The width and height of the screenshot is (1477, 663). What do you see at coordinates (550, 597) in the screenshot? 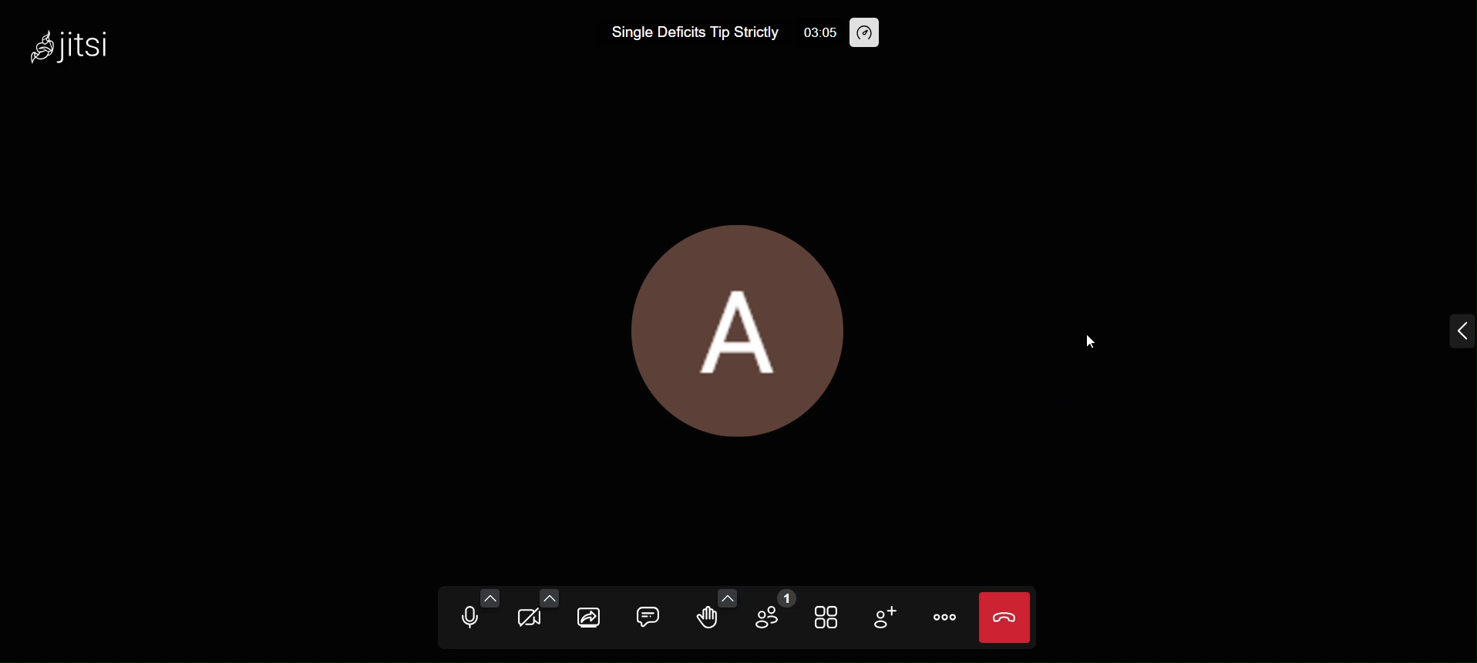
I see `video setting` at bounding box center [550, 597].